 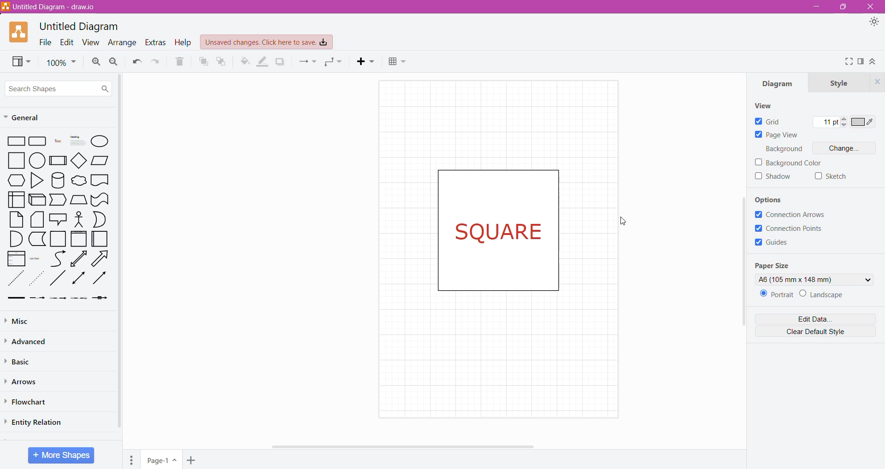 I want to click on Search Shapes, so click(x=58, y=88).